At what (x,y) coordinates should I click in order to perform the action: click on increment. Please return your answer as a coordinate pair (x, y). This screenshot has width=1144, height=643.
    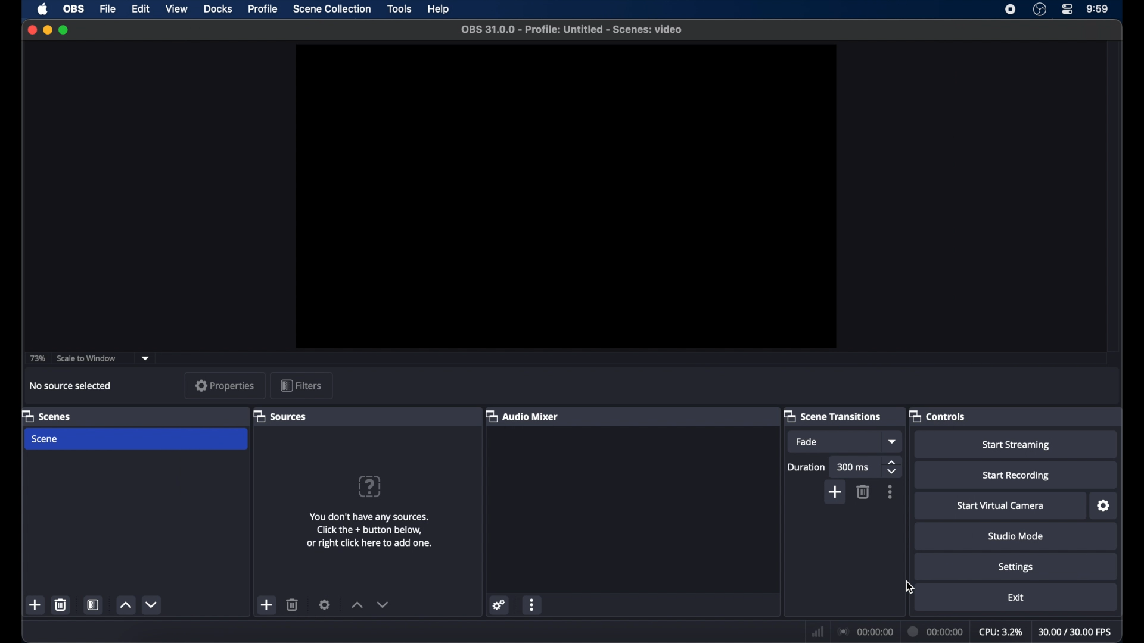
    Looking at the image, I should click on (126, 606).